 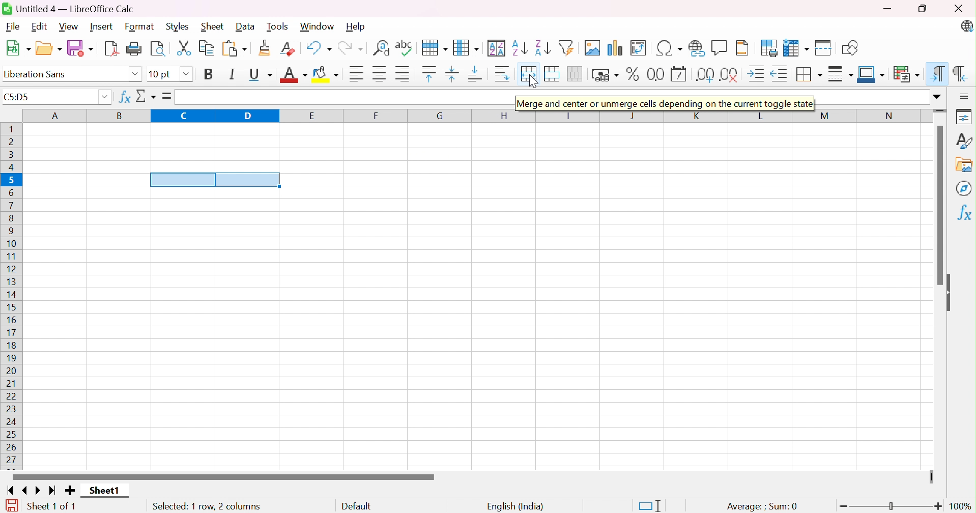 I want to click on Left-To-Right, so click(x=938, y=73).